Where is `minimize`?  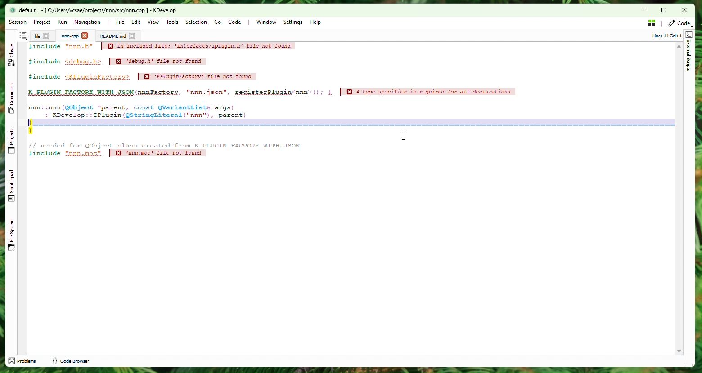 minimize is located at coordinates (639, 10).